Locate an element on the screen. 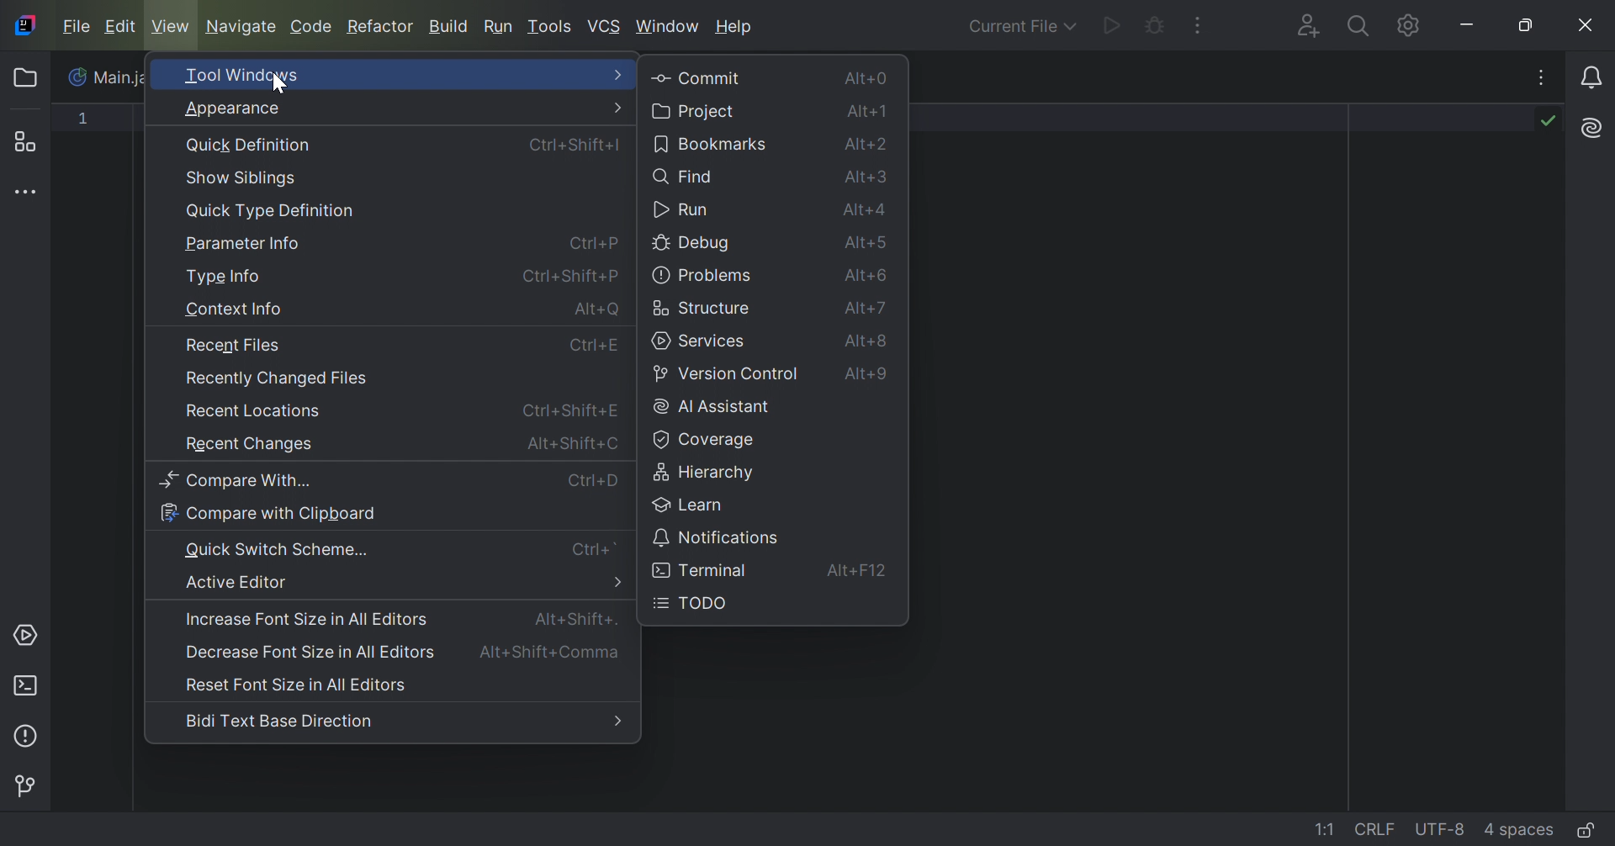  Reset Font Size in All Editors is located at coordinates (299, 685).